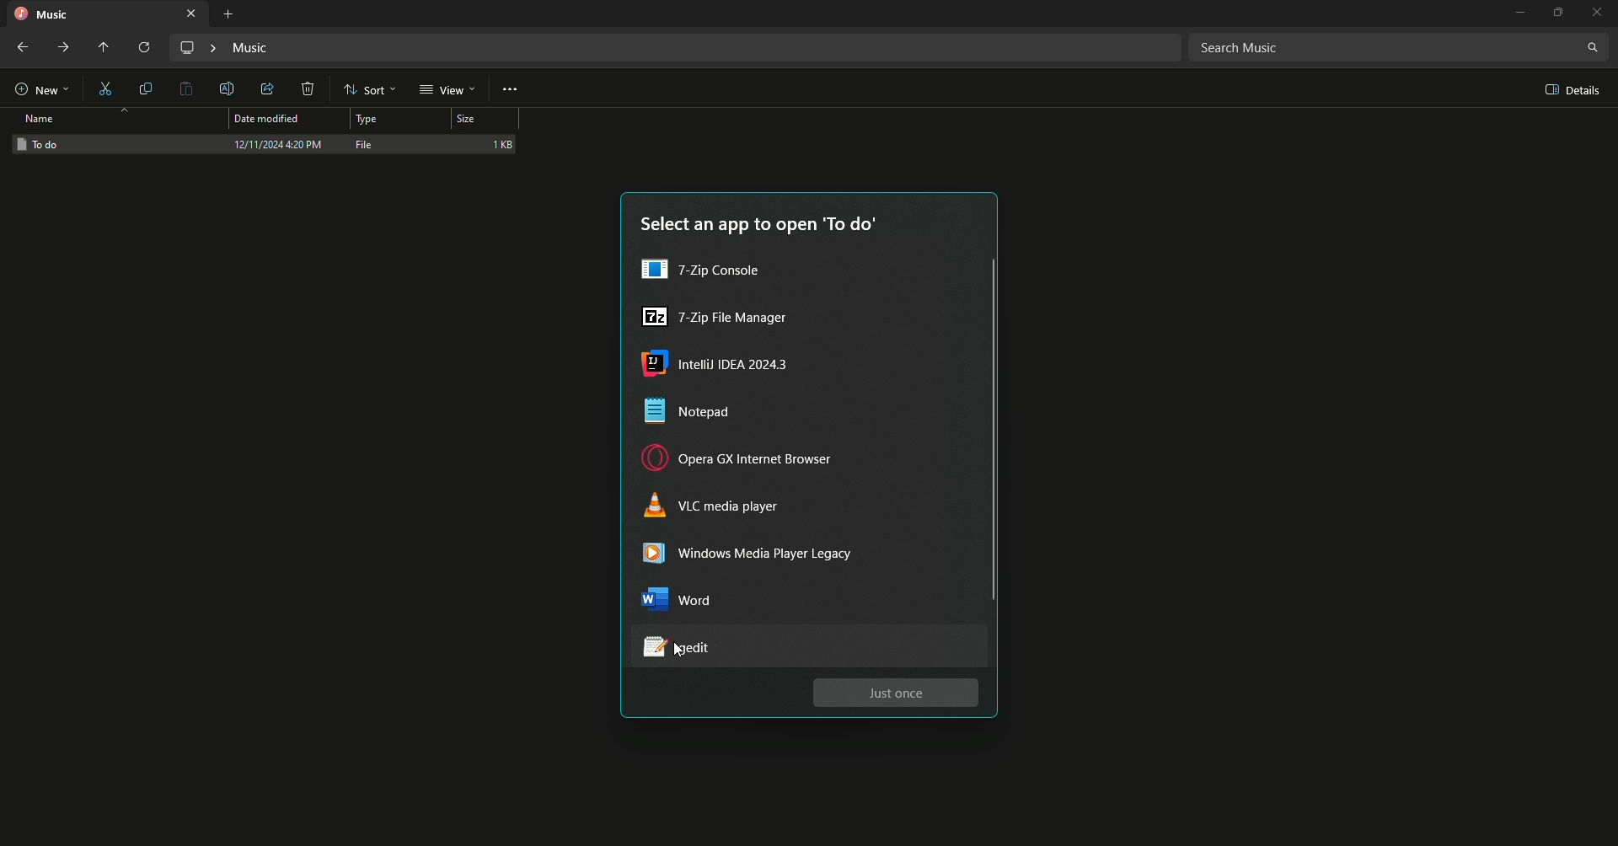  I want to click on View, so click(447, 91).